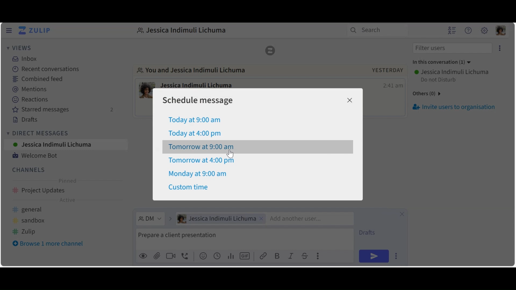 Image resolution: width=516 pixels, height=290 pixels. I want to click on Search, so click(380, 30).